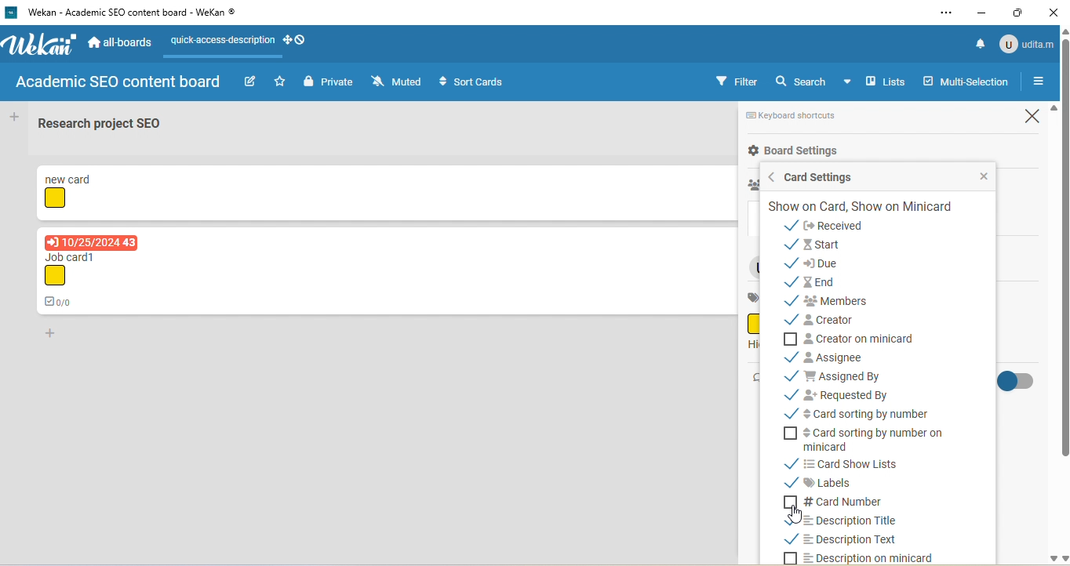 This screenshot has width=1070, height=566. What do you see at coordinates (56, 199) in the screenshot?
I see `yellow shape` at bounding box center [56, 199].